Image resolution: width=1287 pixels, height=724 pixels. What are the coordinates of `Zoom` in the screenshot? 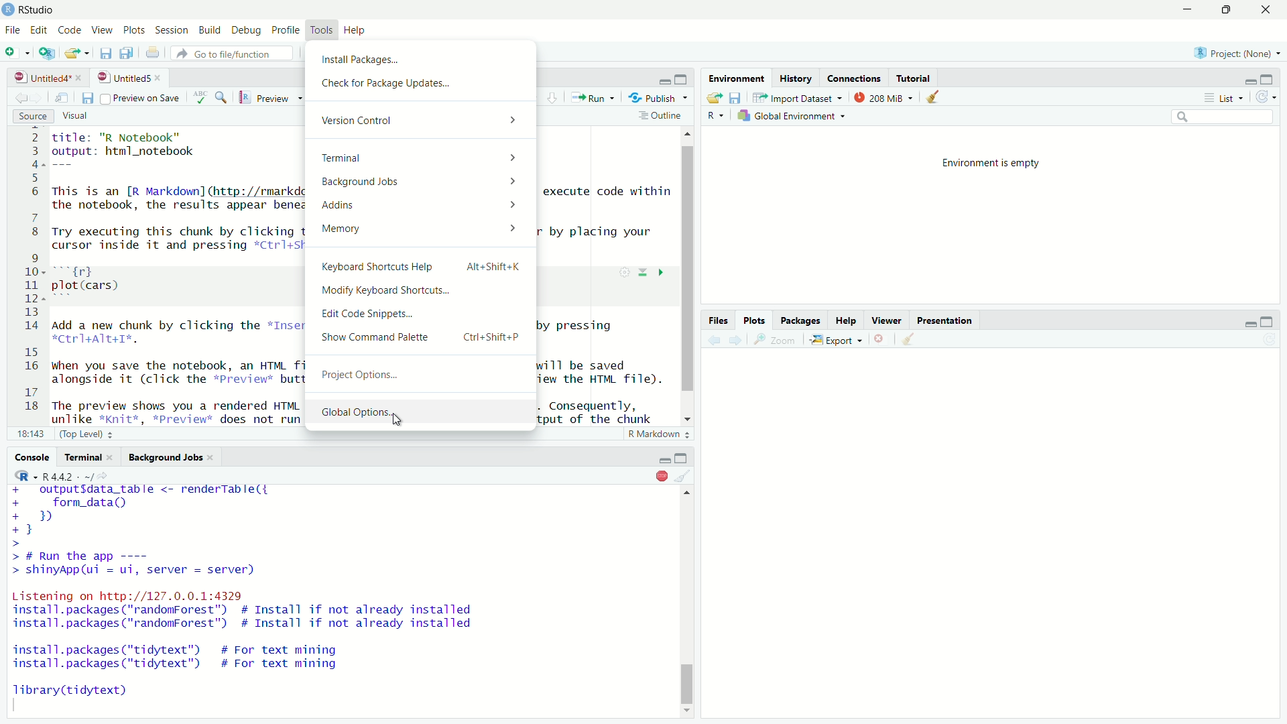 It's located at (775, 341).